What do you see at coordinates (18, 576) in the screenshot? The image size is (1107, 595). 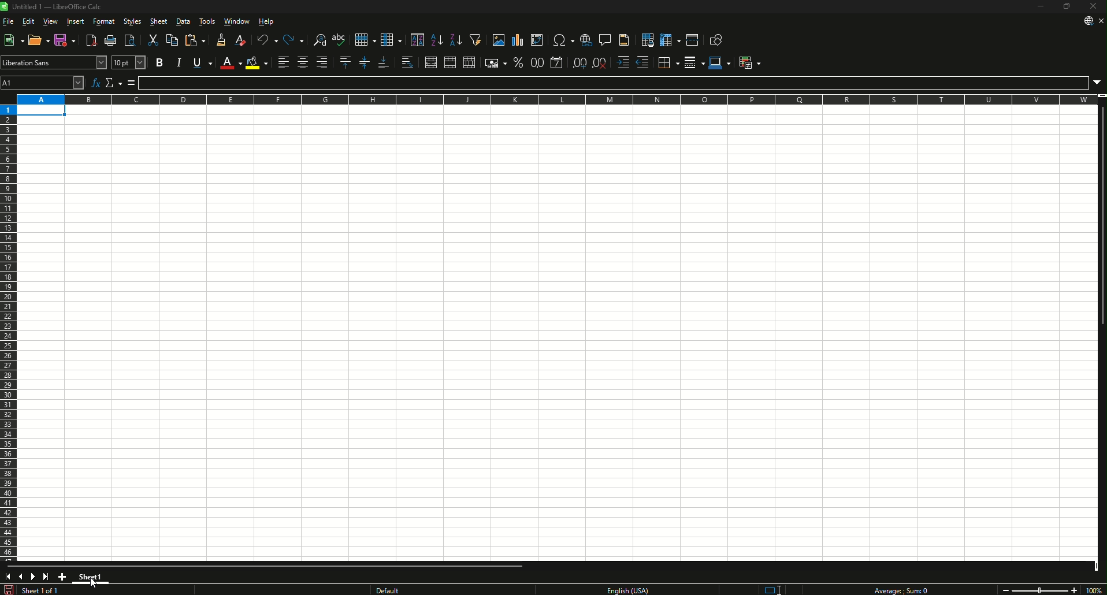 I see `Previous slide` at bounding box center [18, 576].